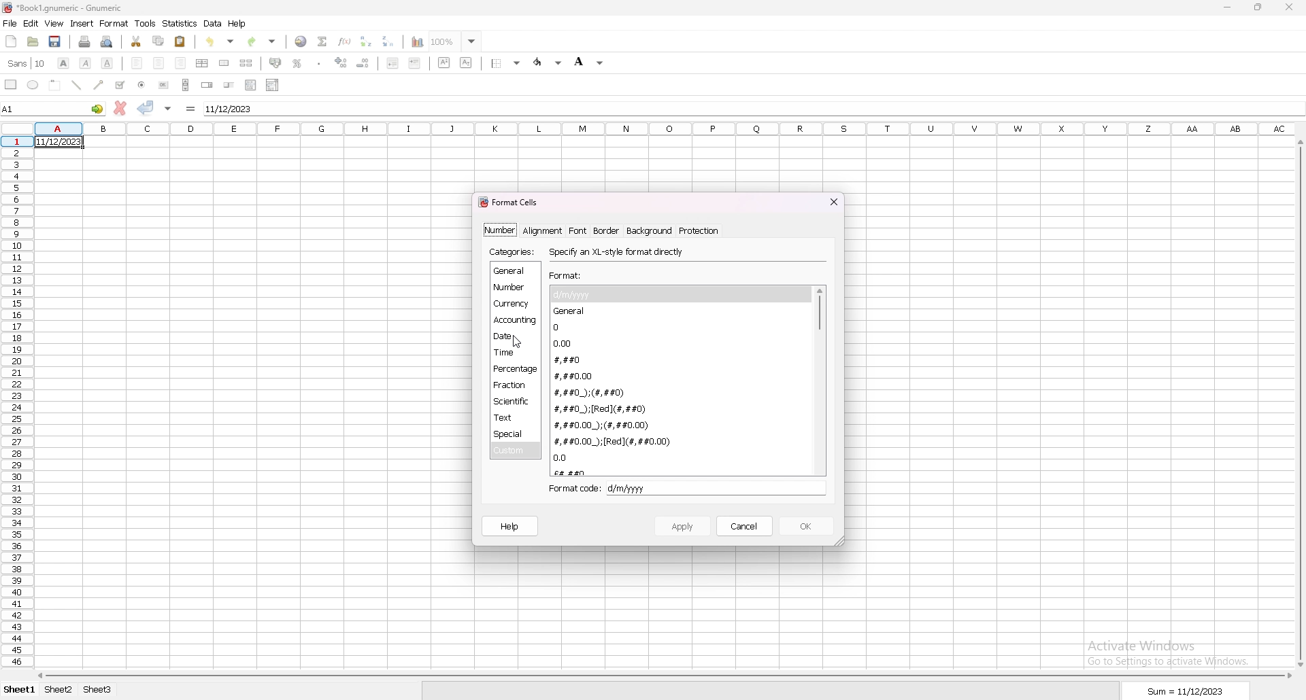  Describe the element at coordinates (571, 343) in the screenshot. I see `0.00` at that location.